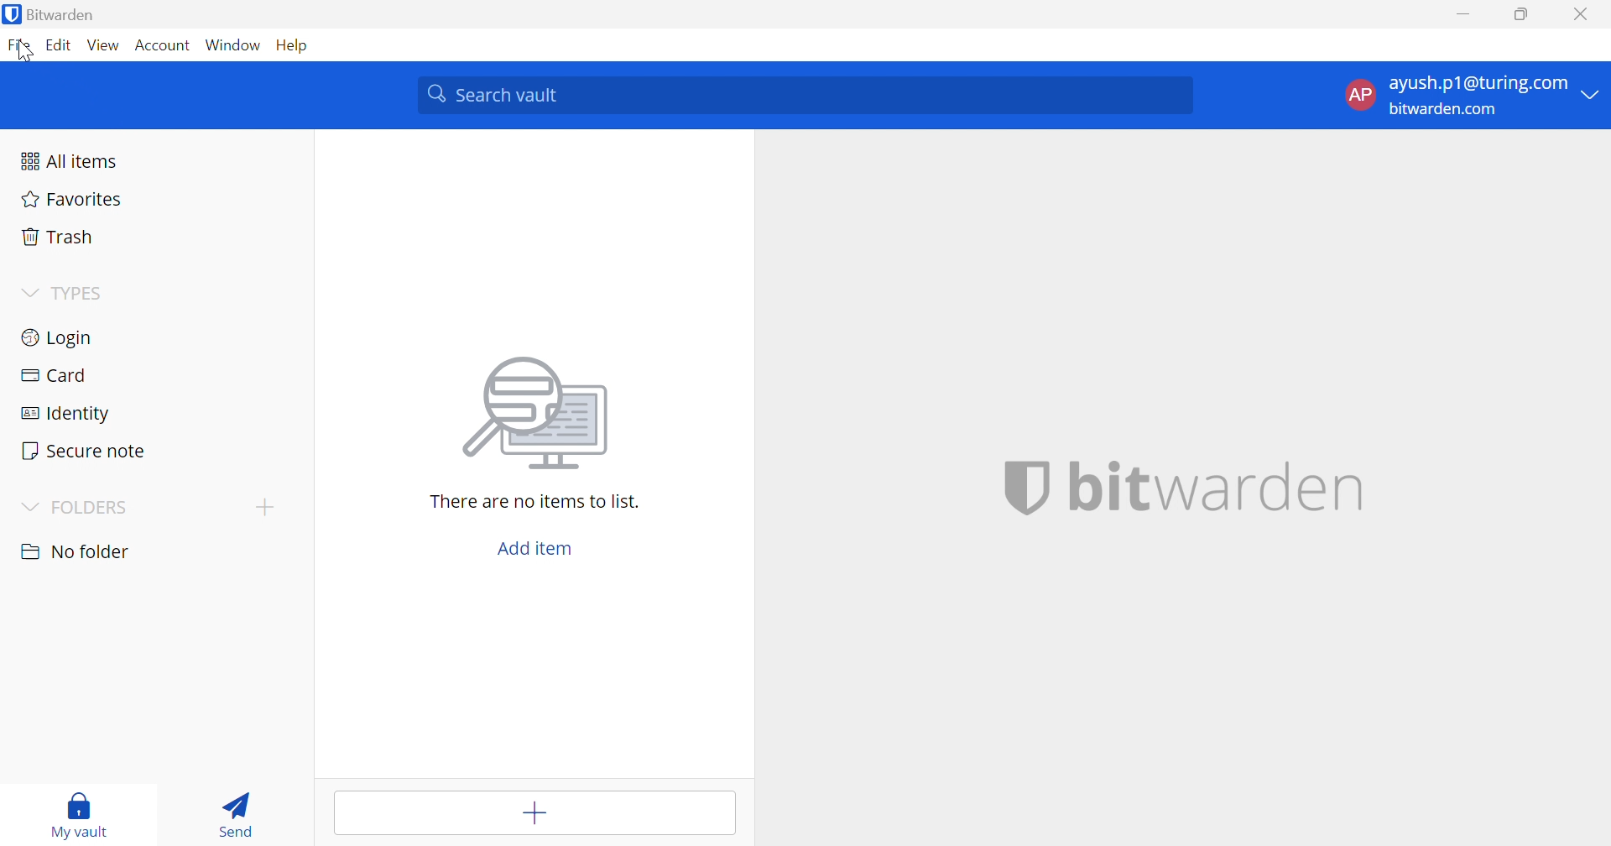 This screenshot has height=846, width=1611. Describe the element at coordinates (95, 508) in the screenshot. I see `FOLDERS` at that location.